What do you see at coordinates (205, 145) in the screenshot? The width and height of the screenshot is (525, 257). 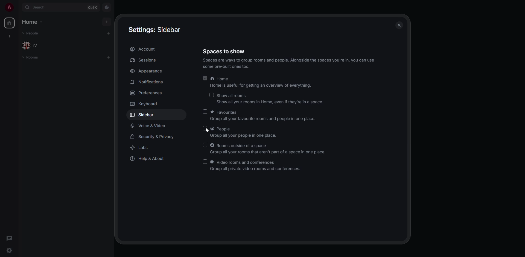 I see `click to enable` at bounding box center [205, 145].